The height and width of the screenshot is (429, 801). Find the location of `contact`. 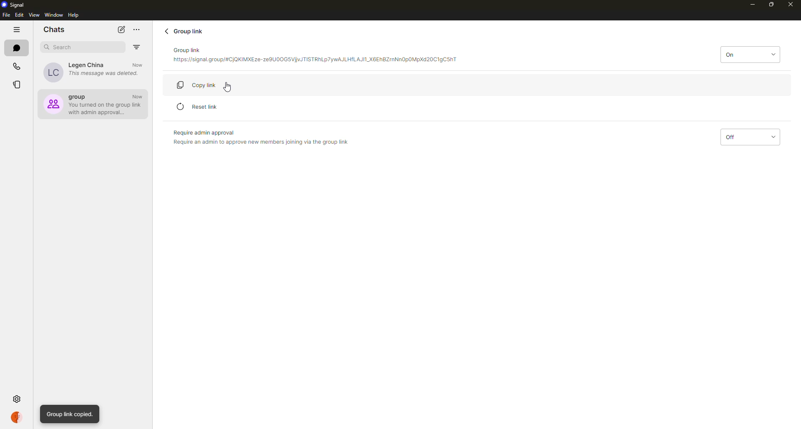

contact is located at coordinates (93, 72).